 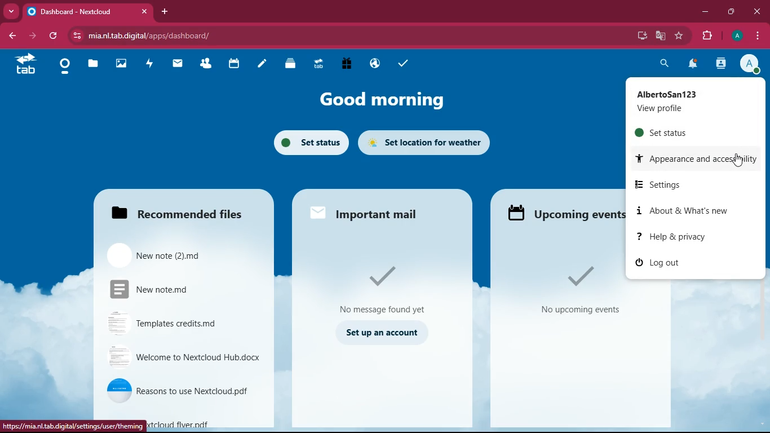 I want to click on close, so click(x=758, y=12).